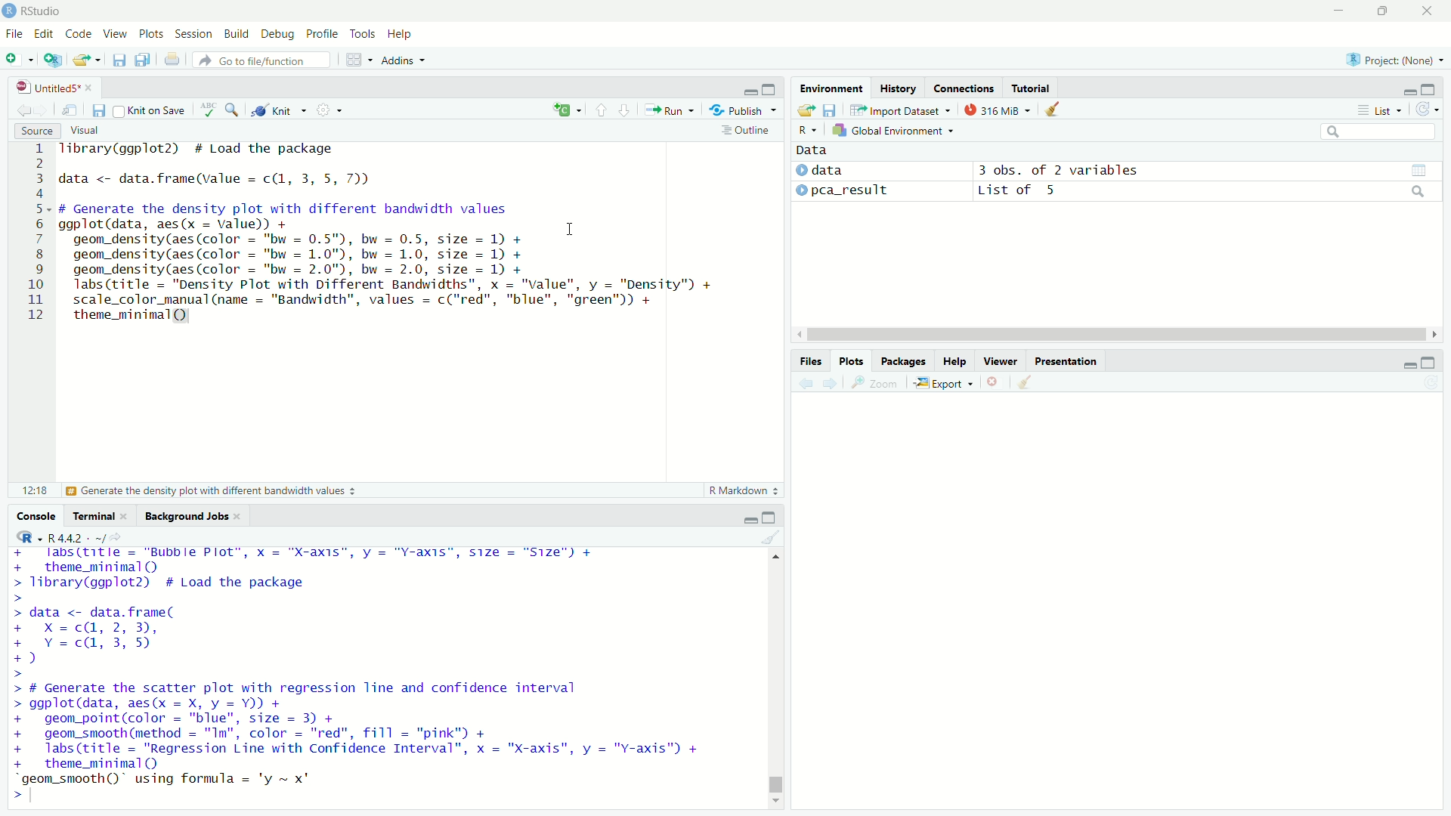  I want to click on horizontal scroll bar, so click(1117, 335).